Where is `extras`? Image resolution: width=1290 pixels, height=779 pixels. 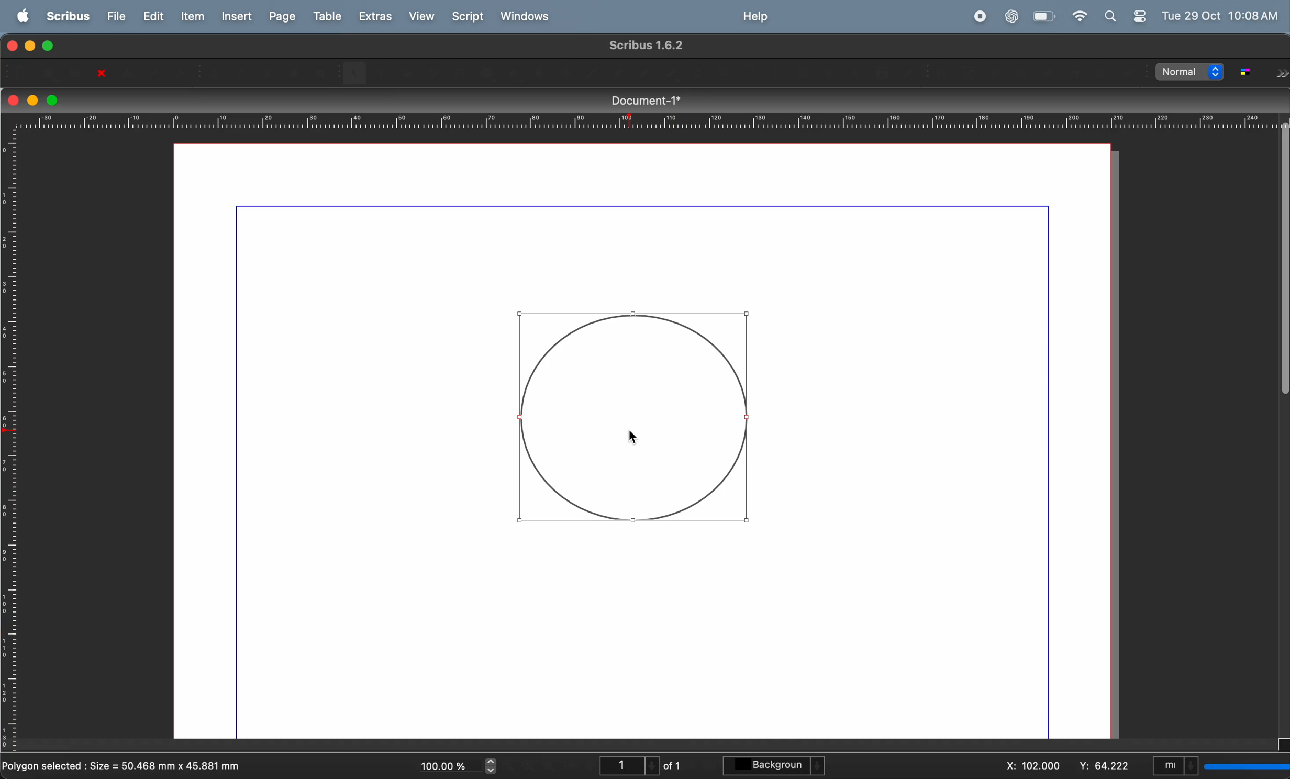 extras is located at coordinates (376, 15).